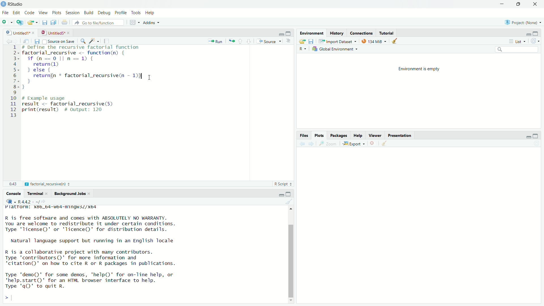  What do you see at coordinates (373, 143) in the screenshot?
I see `Button` at bounding box center [373, 143].